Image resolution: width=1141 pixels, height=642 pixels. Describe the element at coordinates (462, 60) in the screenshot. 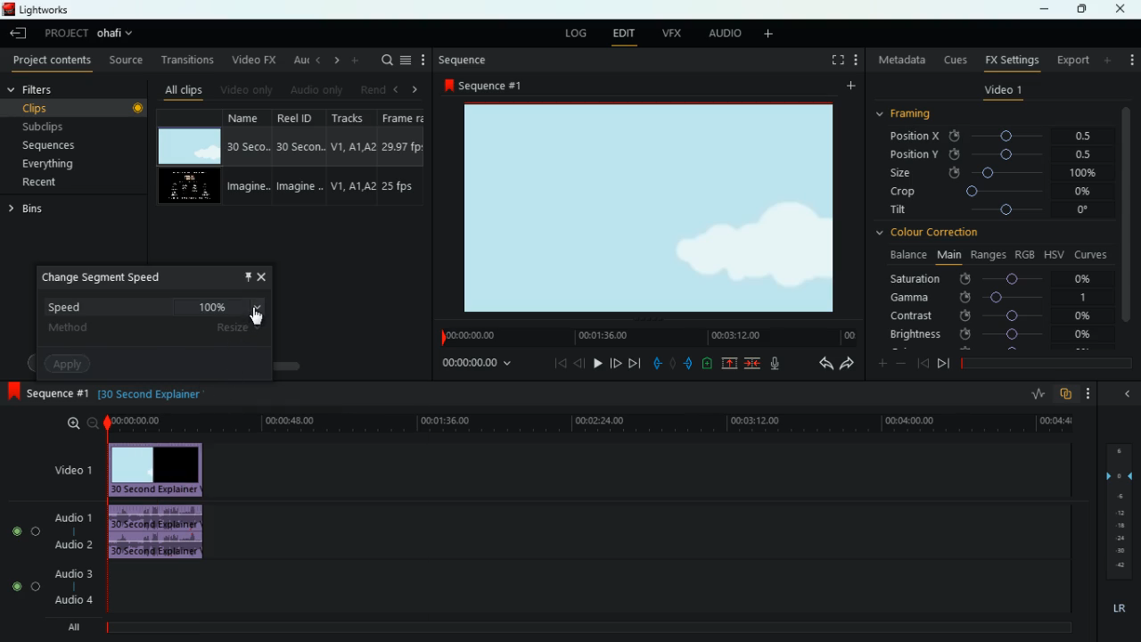

I see `sequence` at that location.